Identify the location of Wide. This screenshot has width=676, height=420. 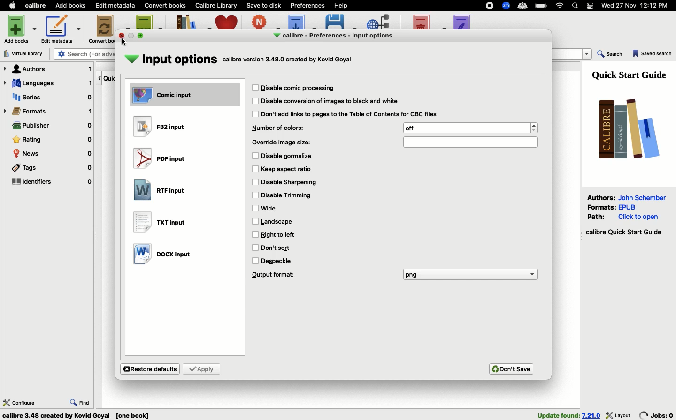
(274, 208).